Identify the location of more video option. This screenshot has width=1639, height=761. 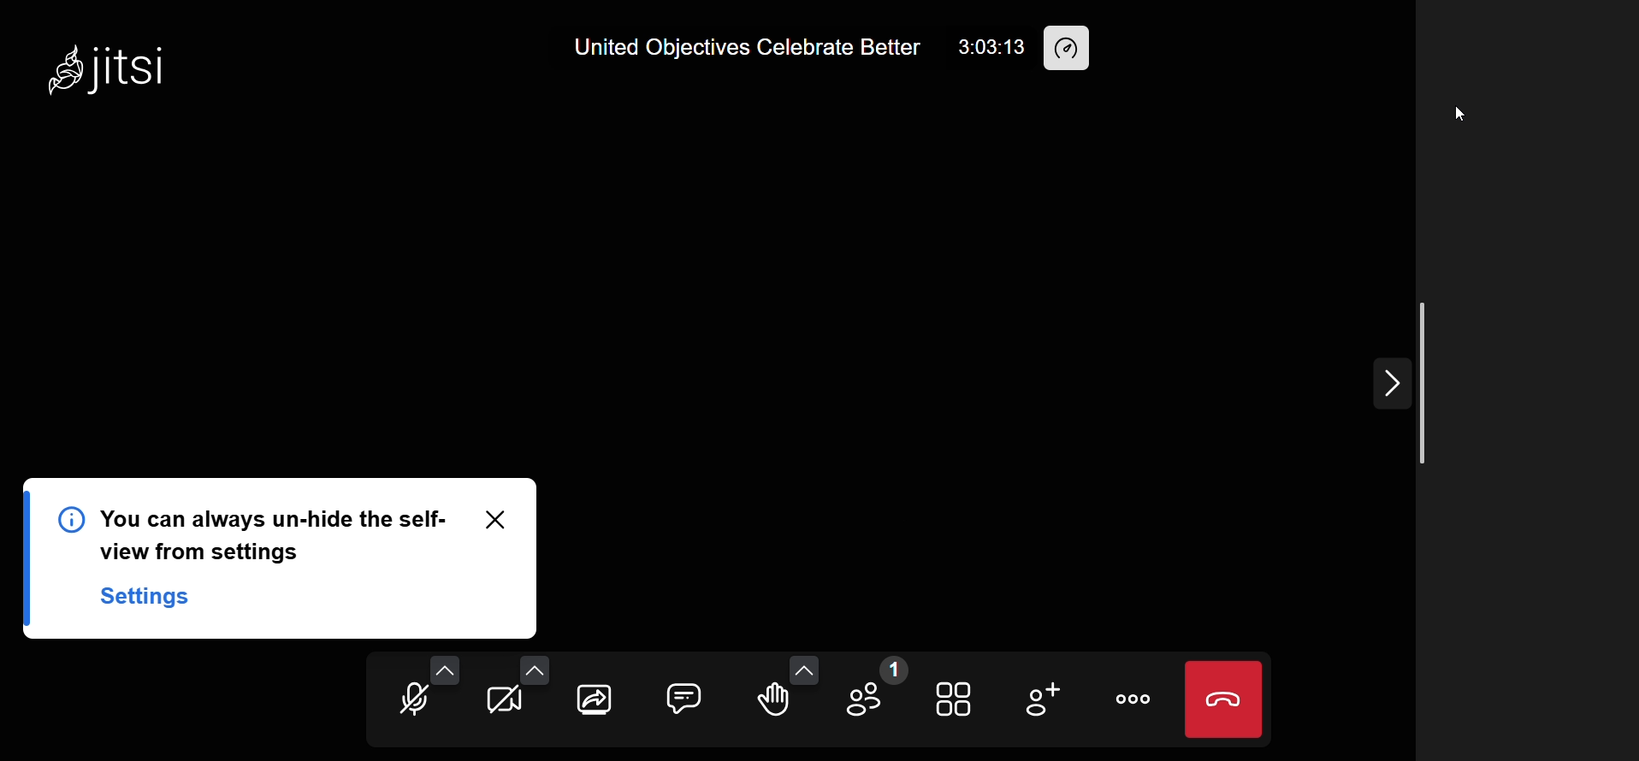
(535, 670).